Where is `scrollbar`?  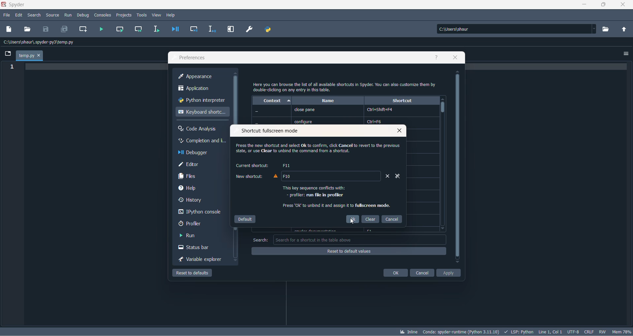 scrollbar is located at coordinates (457, 167).